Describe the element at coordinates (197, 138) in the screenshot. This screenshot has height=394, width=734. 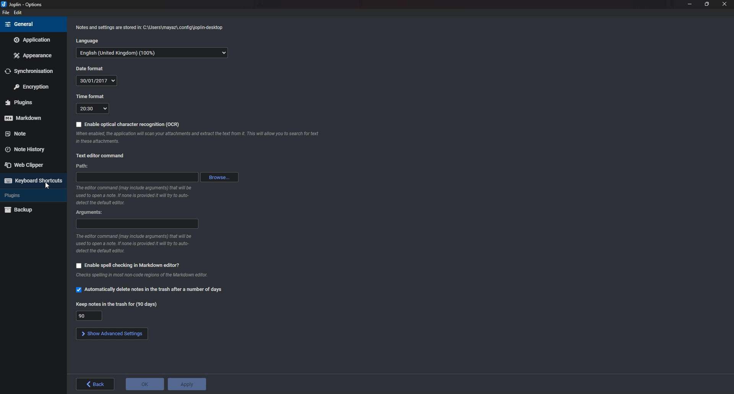
I see `info` at that location.